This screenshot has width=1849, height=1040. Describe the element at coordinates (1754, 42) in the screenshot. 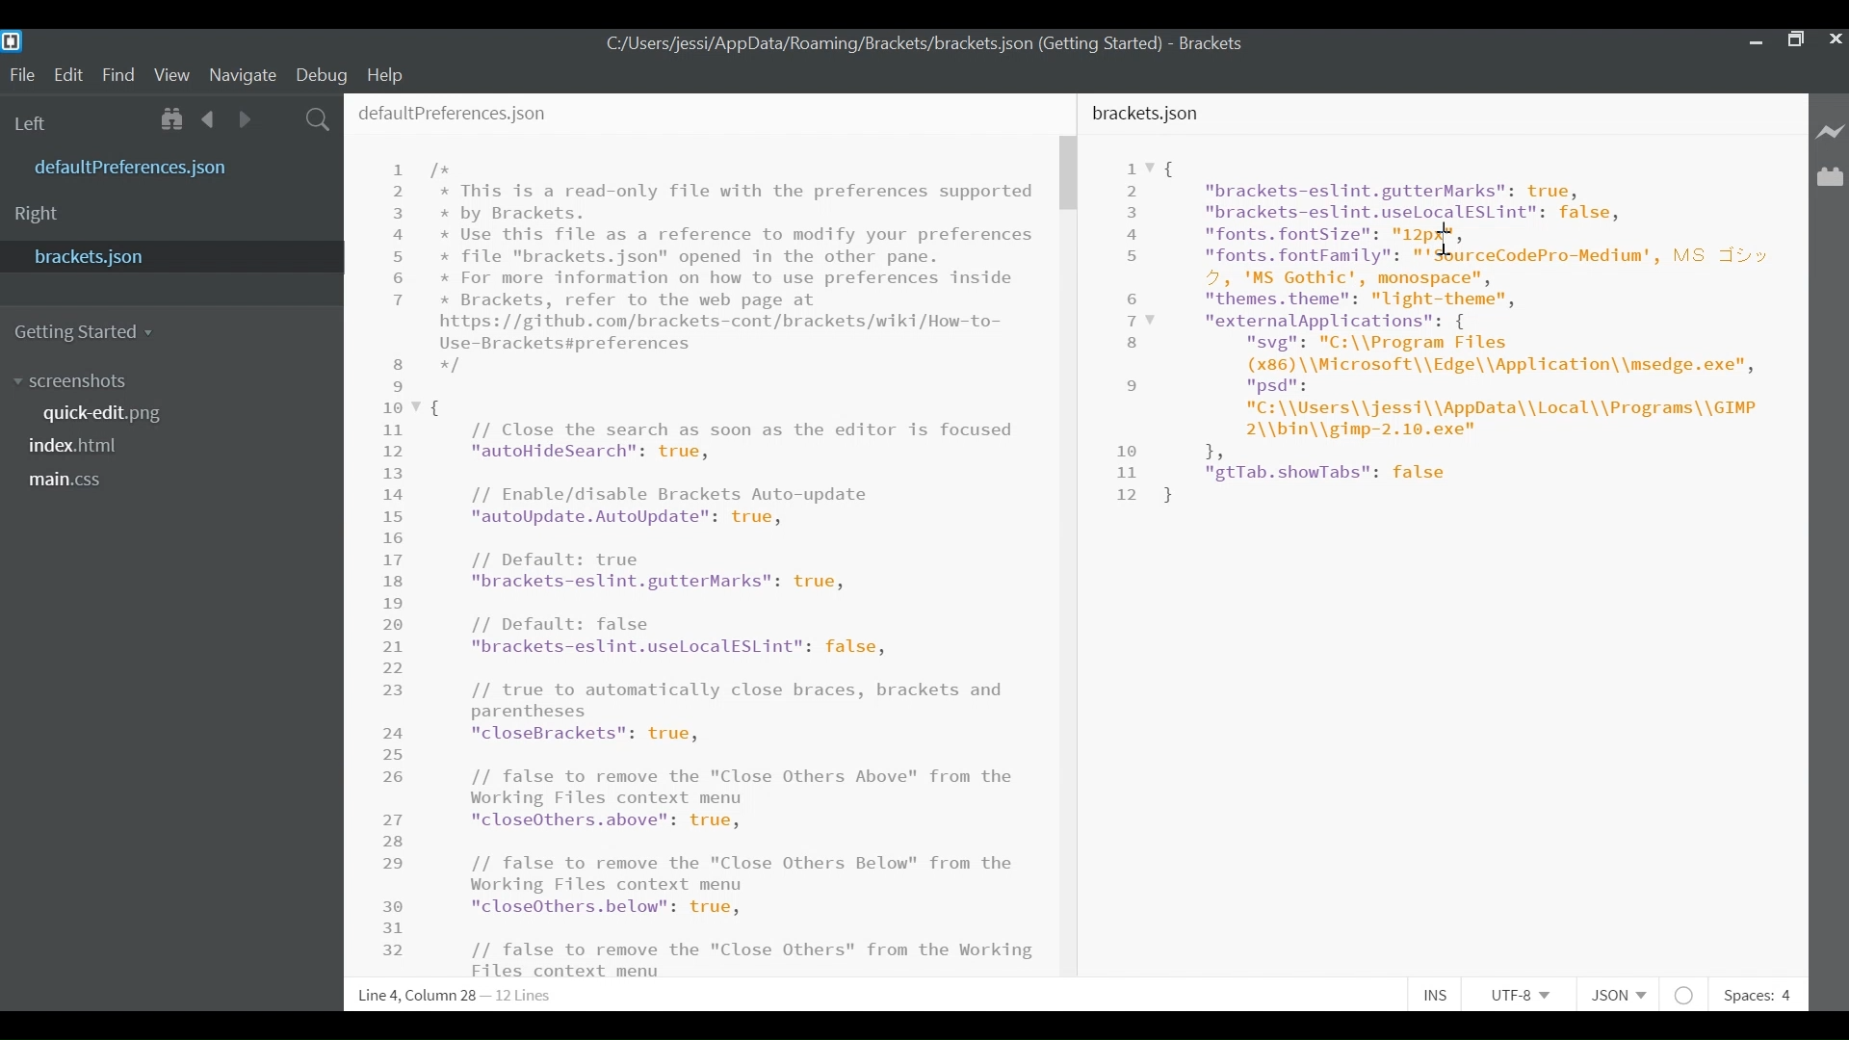

I see `minimize` at that location.